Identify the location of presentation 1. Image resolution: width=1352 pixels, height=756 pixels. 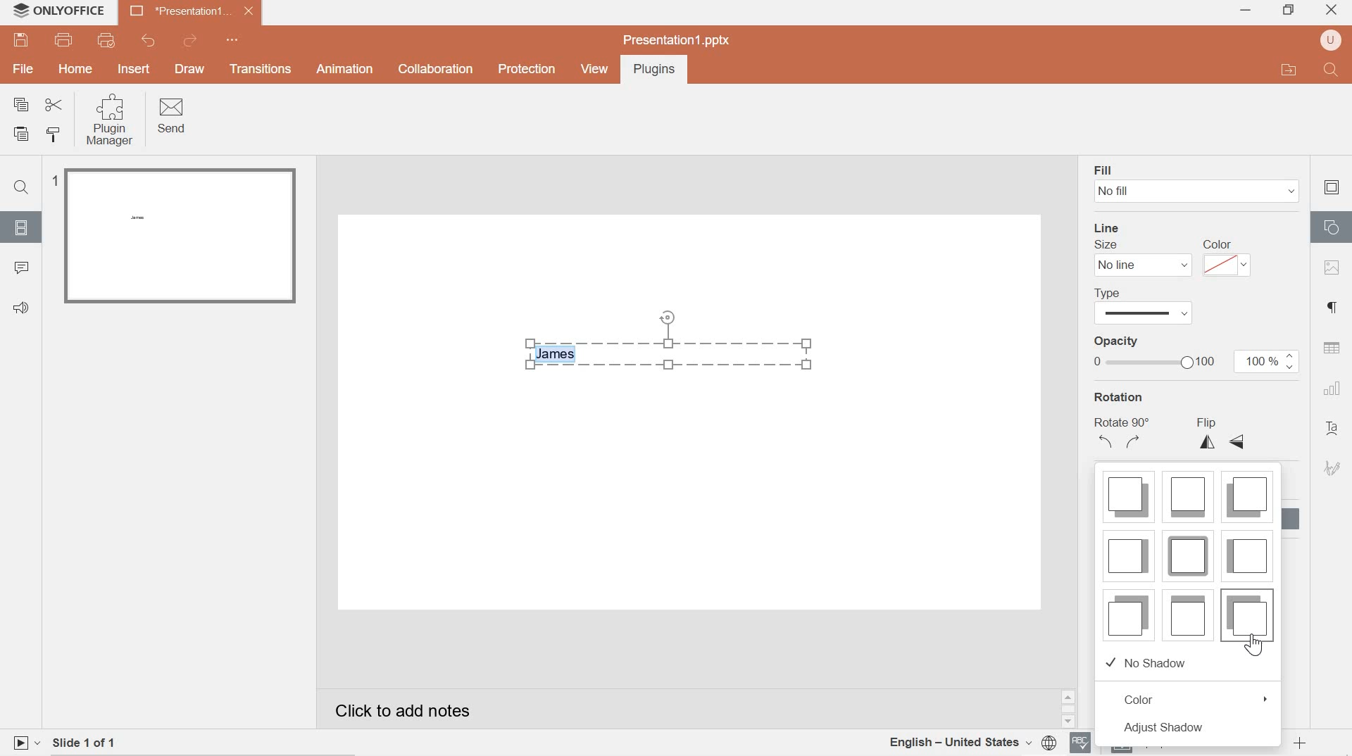
(192, 11).